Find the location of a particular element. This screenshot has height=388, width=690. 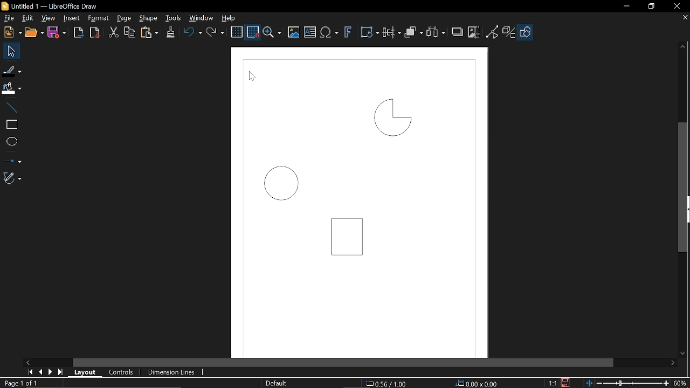

Shapes is located at coordinates (527, 32).